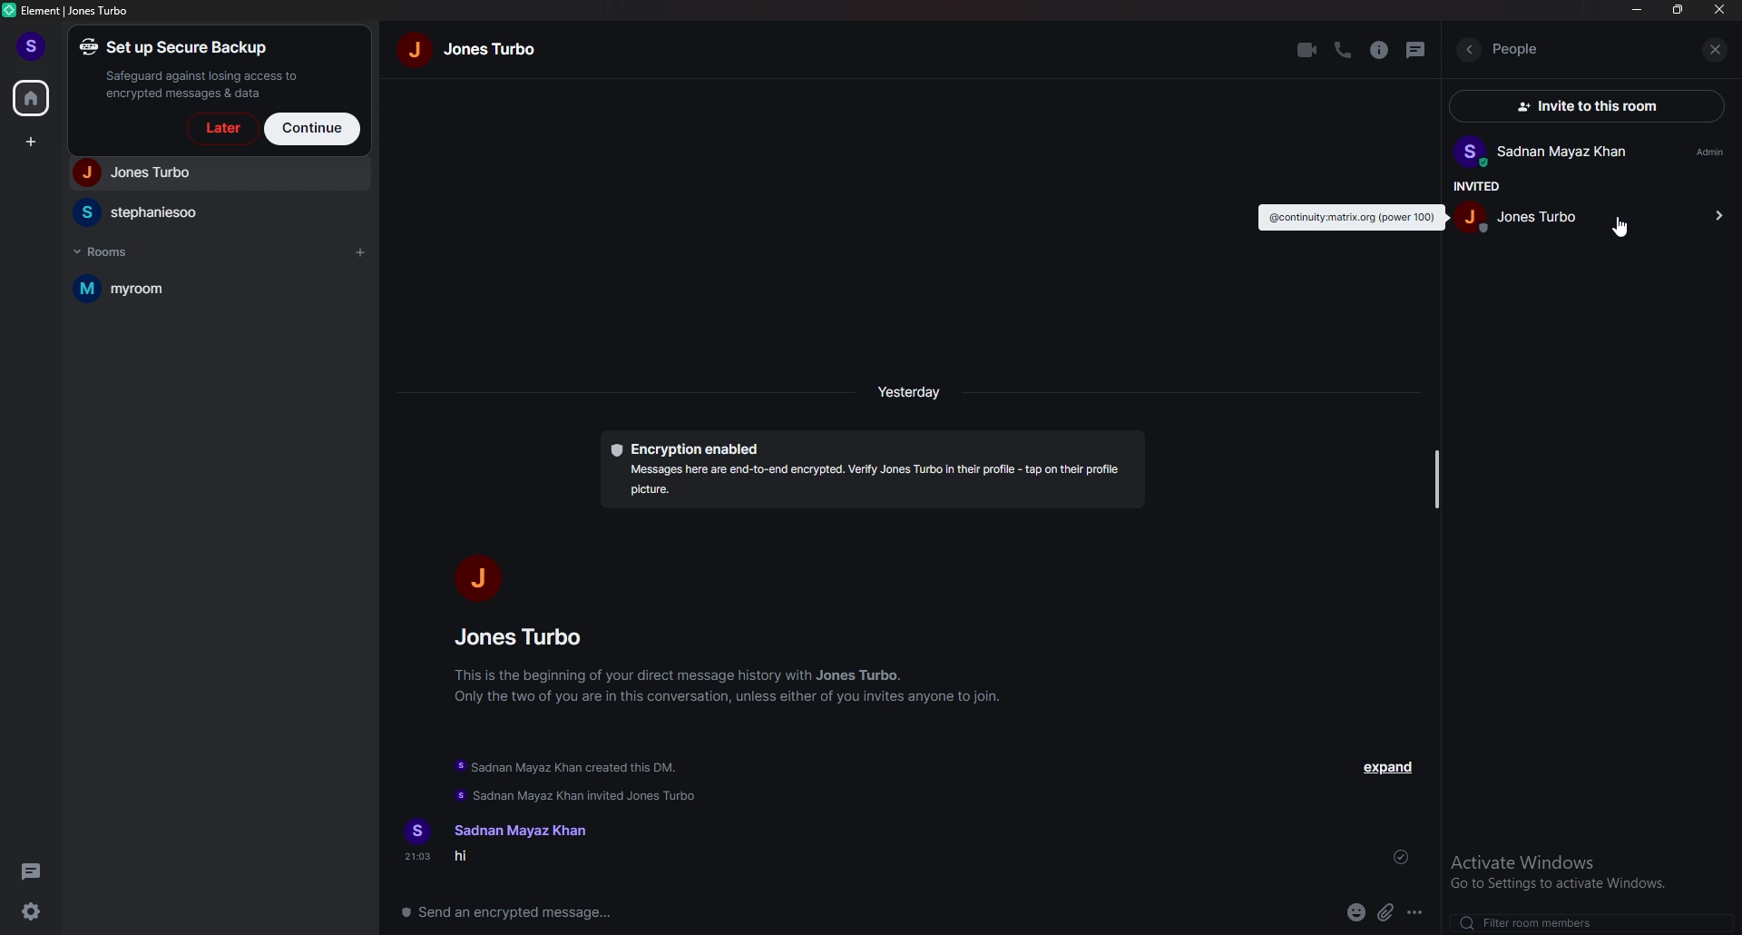 Image resolution: width=1742 pixels, height=935 pixels. Describe the element at coordinates (1639, 9) in the screenshot. I see `minimize` at that location.